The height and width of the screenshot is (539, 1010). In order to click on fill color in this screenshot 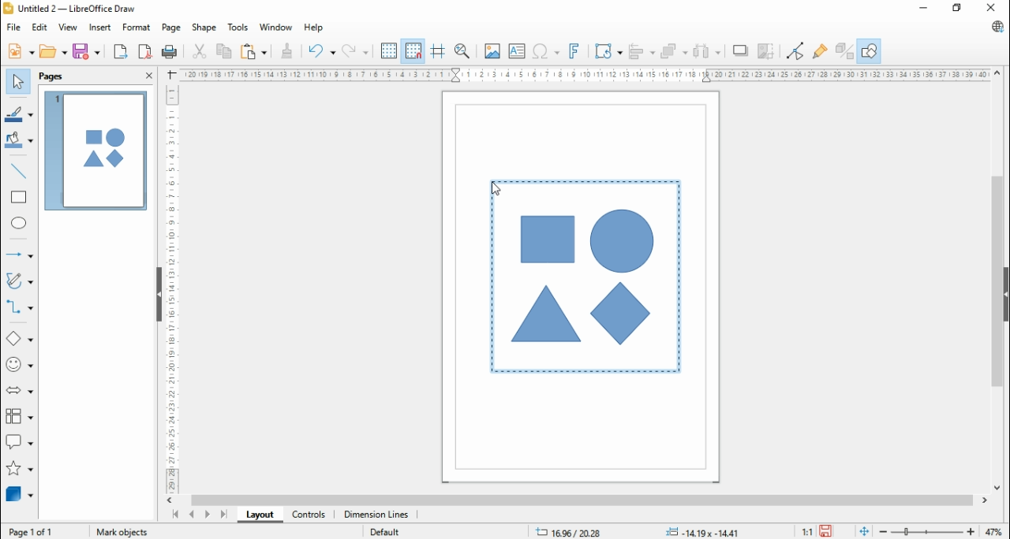, I will do `click(19, 140)`.